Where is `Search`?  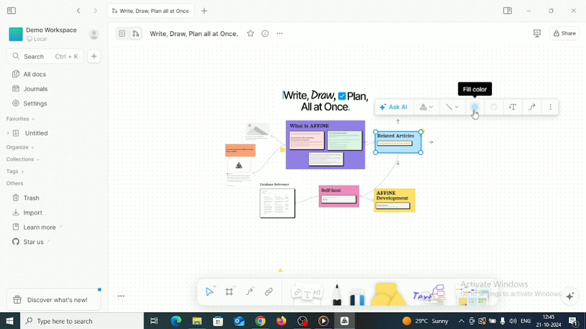
Search is located at coordinates (43, 57).